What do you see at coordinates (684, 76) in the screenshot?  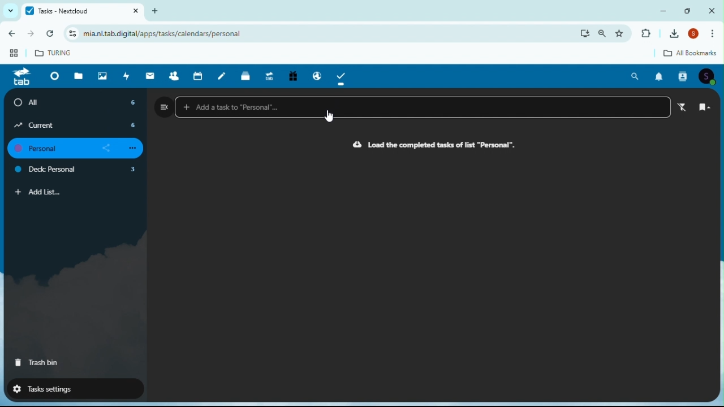 I see `Contacts` at bounding box center [684, 76].